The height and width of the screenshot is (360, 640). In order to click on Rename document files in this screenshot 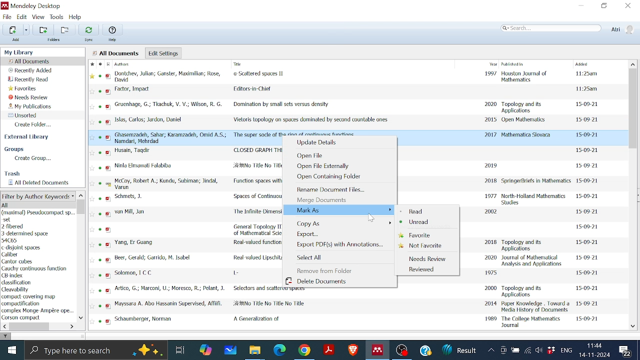, I will do `click(330, 189)`.